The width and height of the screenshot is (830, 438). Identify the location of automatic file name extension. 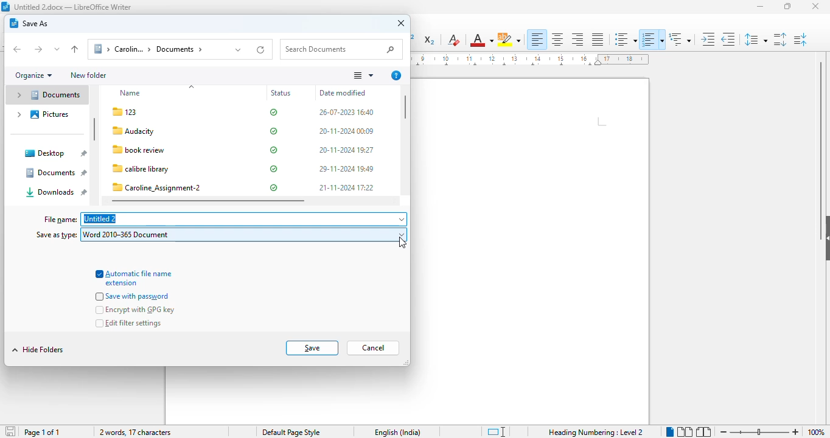
(134, 277).